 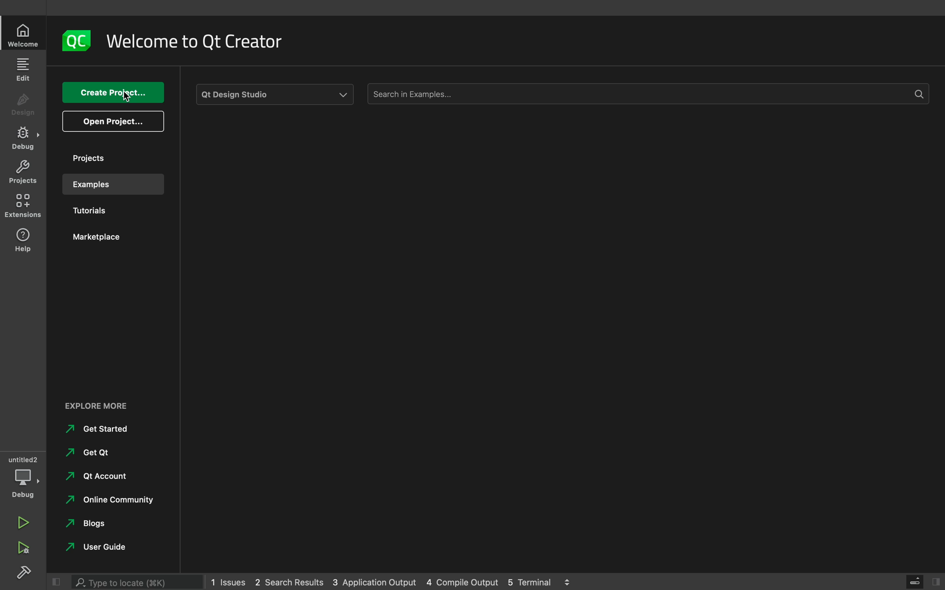 What do you see at coordinates (139, 581) in the screenshot?
I see `searchbar` at bounding box center [139, 581].